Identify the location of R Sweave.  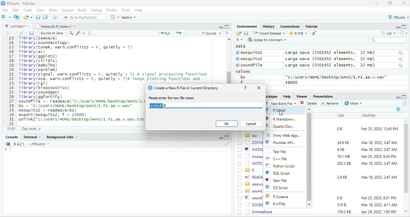
(282, 197).